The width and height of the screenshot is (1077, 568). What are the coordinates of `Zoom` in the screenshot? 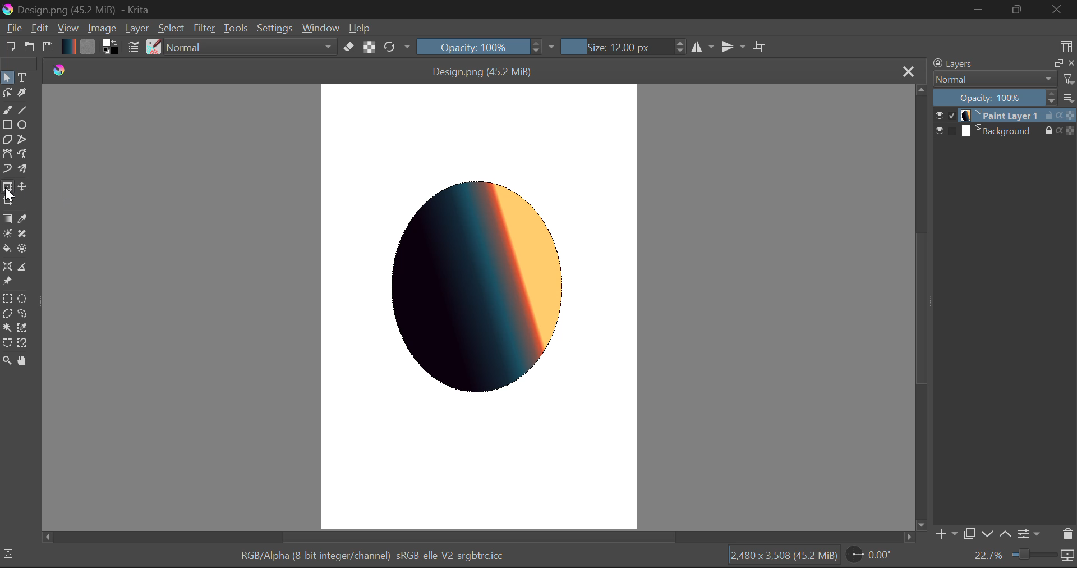 It's located at (1024, 557).